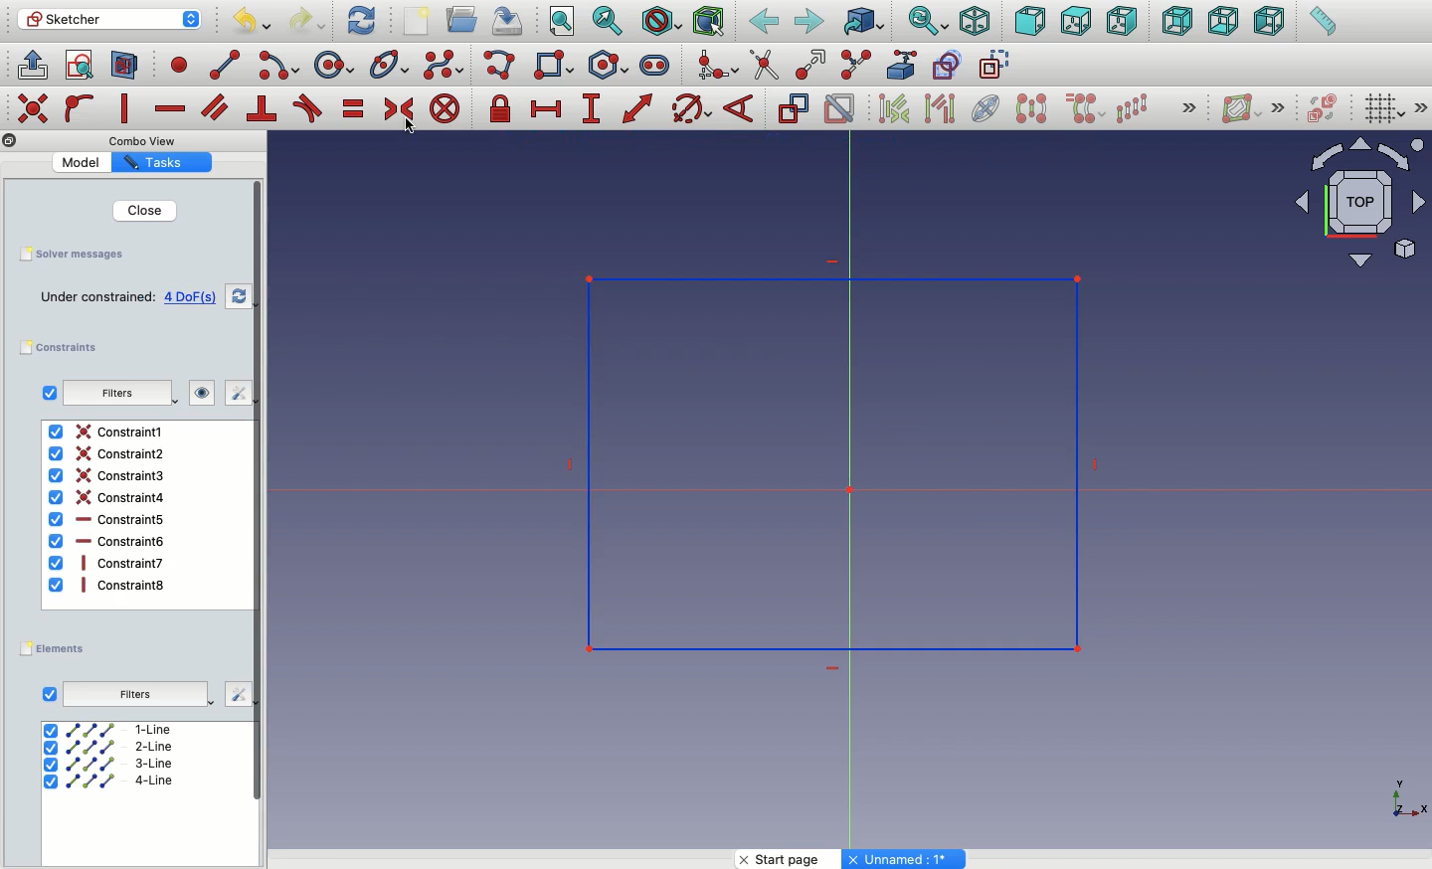 Image resolution: width=1432 pixels, height=869 pixels. What do you see at coordinates (80, 107) in the screenshot?
I see `constrain point onto object` at bounding box center [80, 107].